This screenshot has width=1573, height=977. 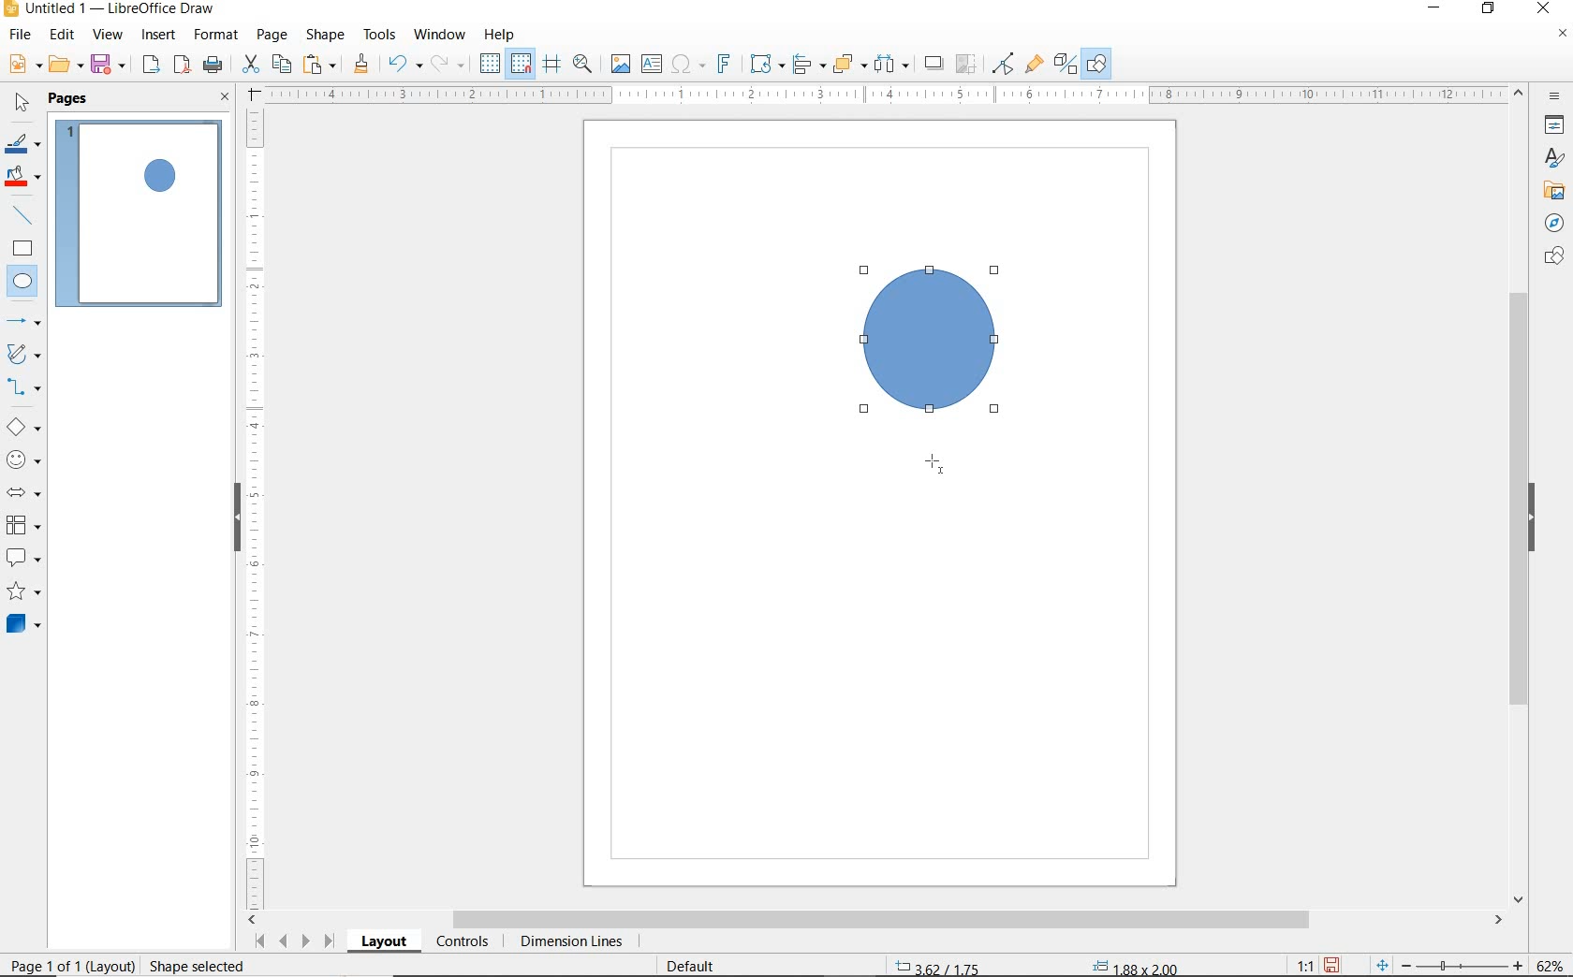 I want to click on PROPERTIES, so click(x=1557, y=128).